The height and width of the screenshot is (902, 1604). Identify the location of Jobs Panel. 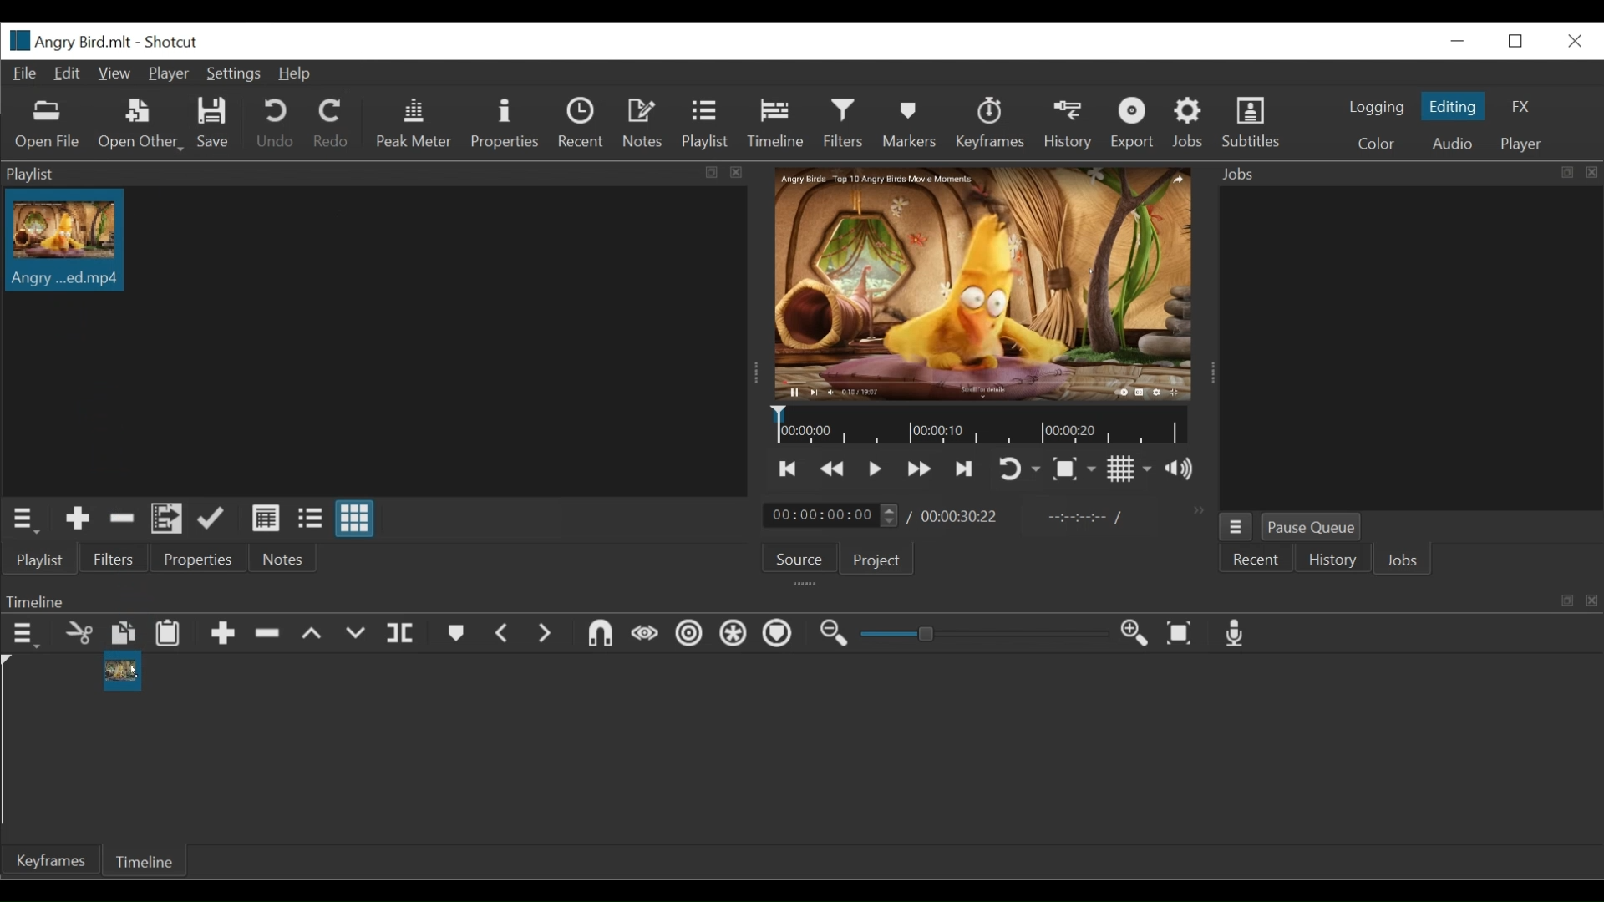
(1409, 174).